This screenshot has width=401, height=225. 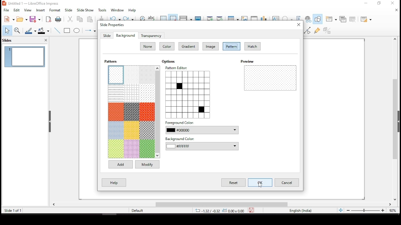 I want to click on lines and arrows, so click(x=90, y=30).